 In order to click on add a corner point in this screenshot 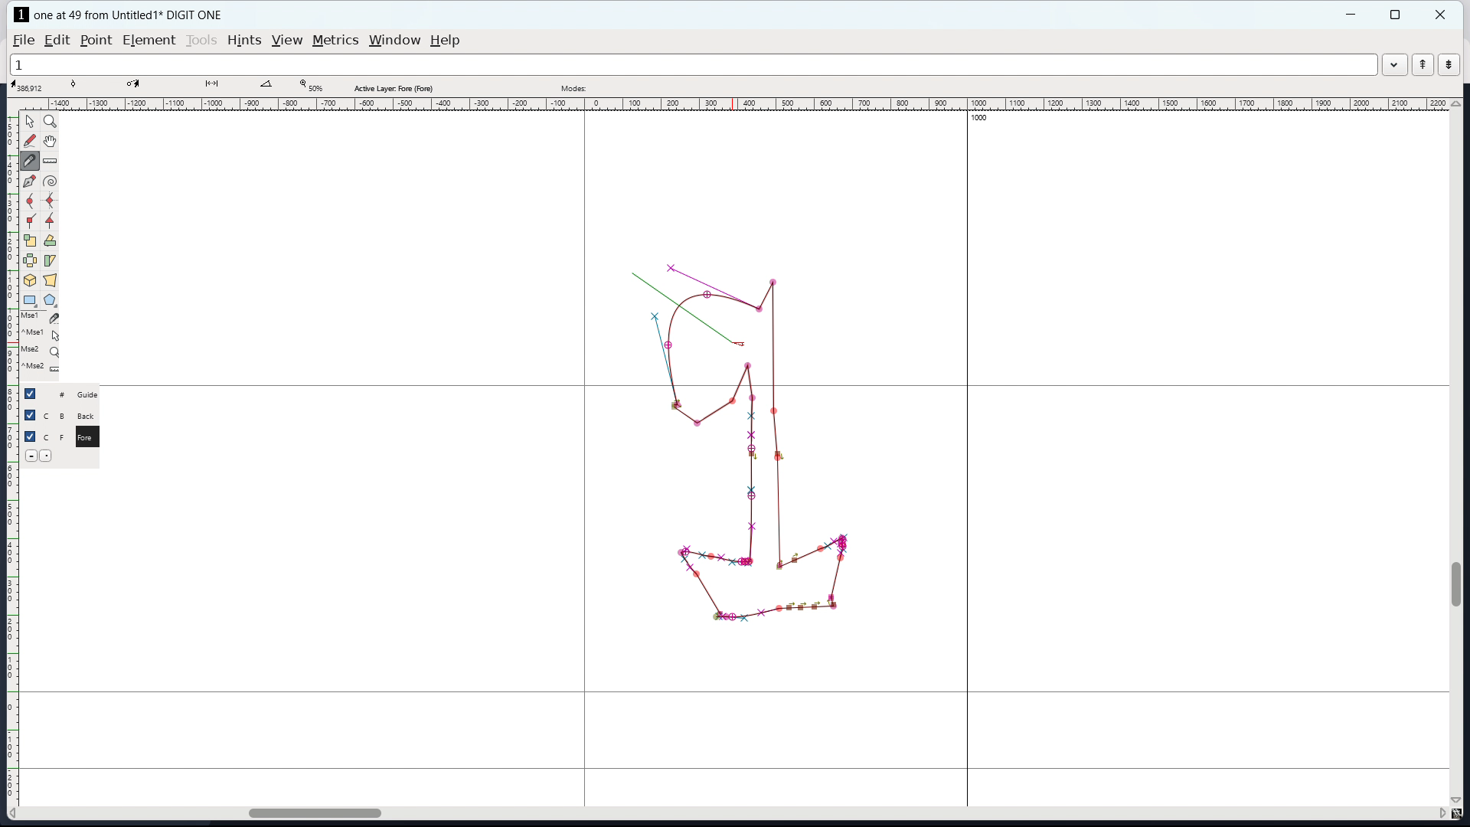, I will do `click(30, 221)`.